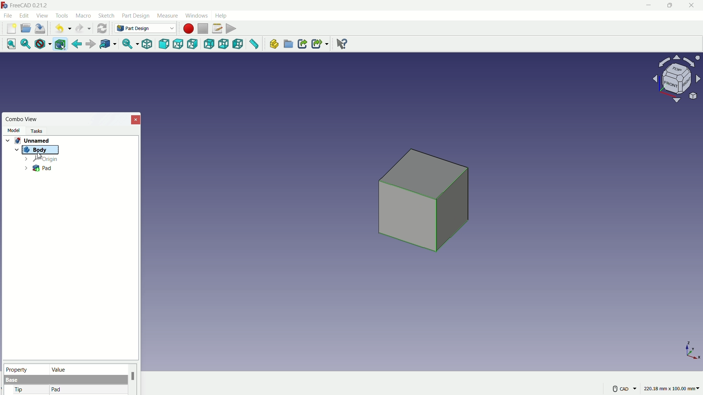  What do you see at coordinates (203, 29) in the screenshot?
I see `stop macros` at bounding box center [203, 29].